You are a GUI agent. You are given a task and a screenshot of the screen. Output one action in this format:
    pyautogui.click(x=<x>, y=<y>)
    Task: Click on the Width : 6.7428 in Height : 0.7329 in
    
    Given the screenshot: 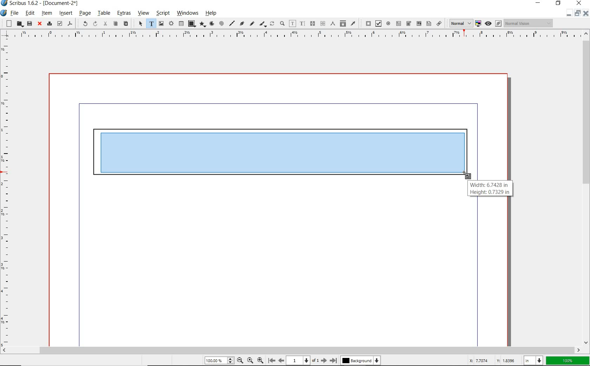 What is the action you would take?
    pyautogui.click(x=491, y=188)
    